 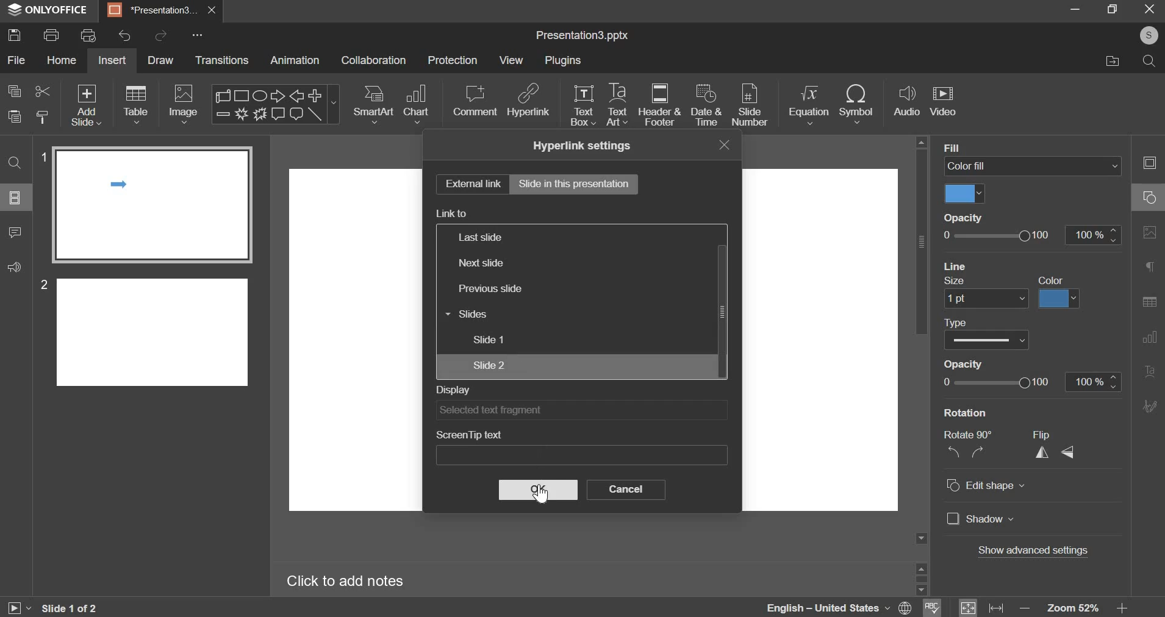 I want to click on protection, so click(x=452, y=60).